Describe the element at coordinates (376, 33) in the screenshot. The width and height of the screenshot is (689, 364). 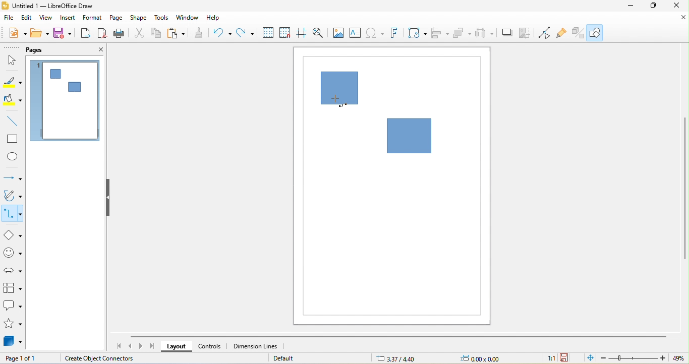
I see `special character` at that location.